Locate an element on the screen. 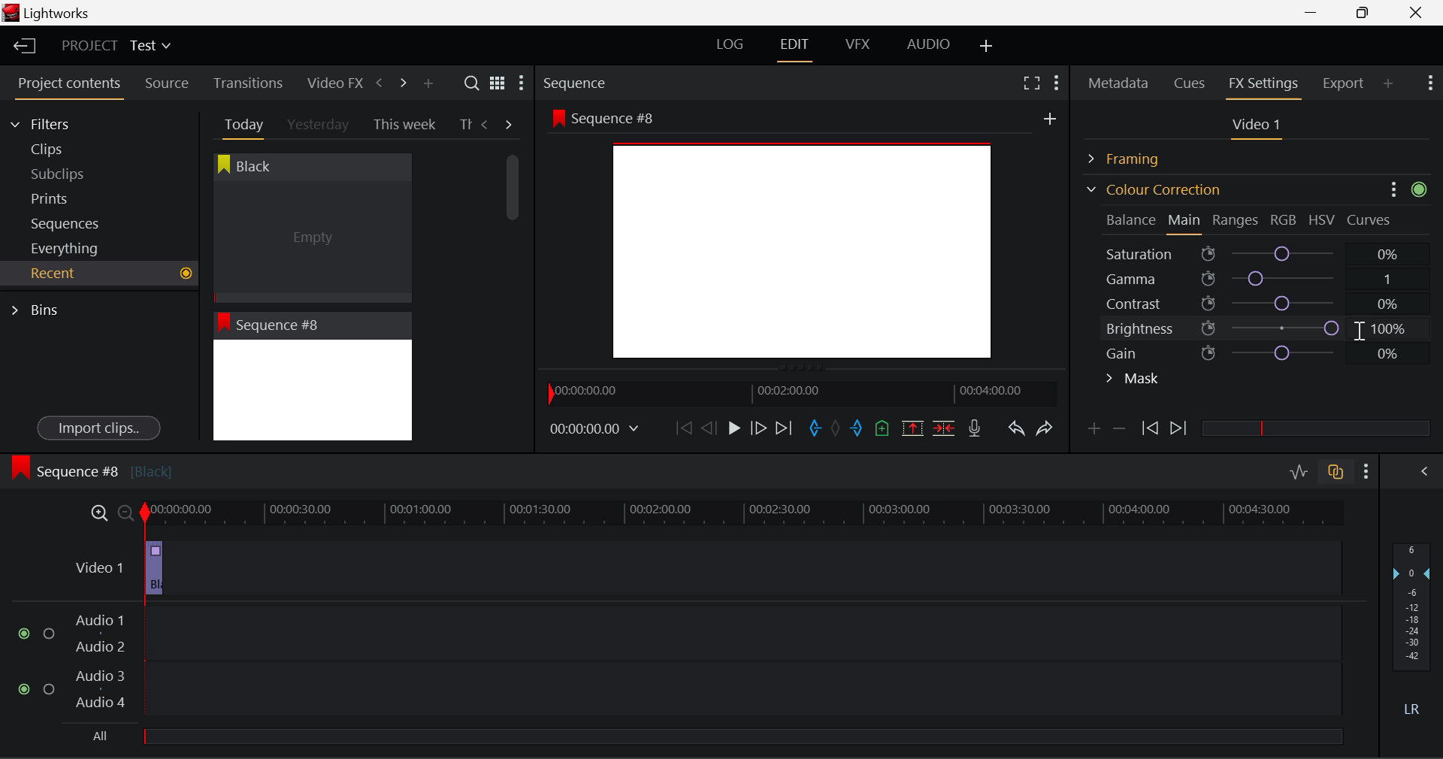 This screenshot has height=759, width=1443. Saturation is located at coordinates (1254, 251).